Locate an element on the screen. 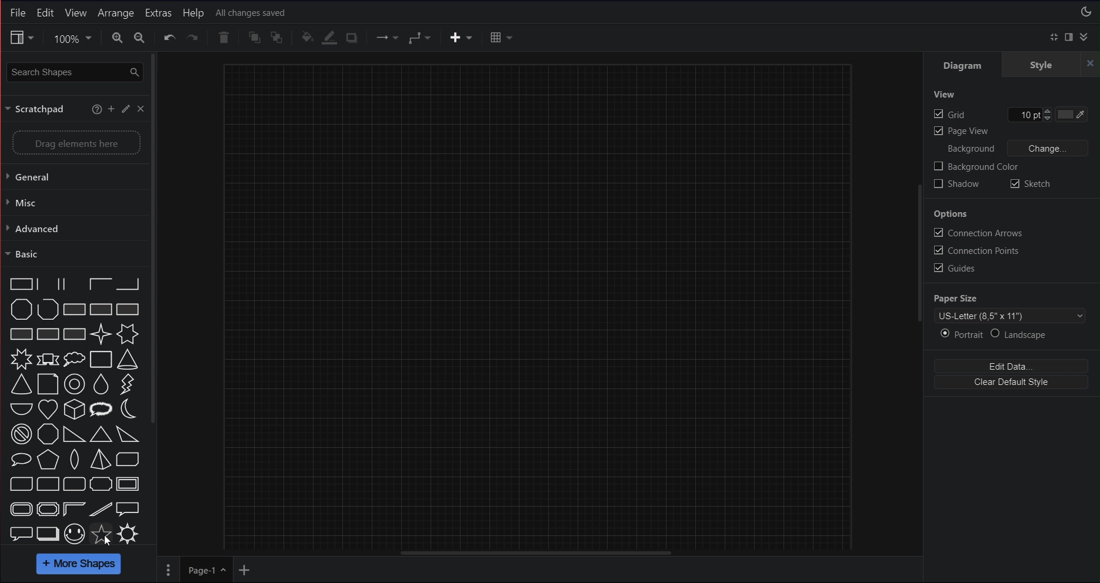 The width and height of the screenshot is (1100, 583). Extras is located at coordinates (159, 13).